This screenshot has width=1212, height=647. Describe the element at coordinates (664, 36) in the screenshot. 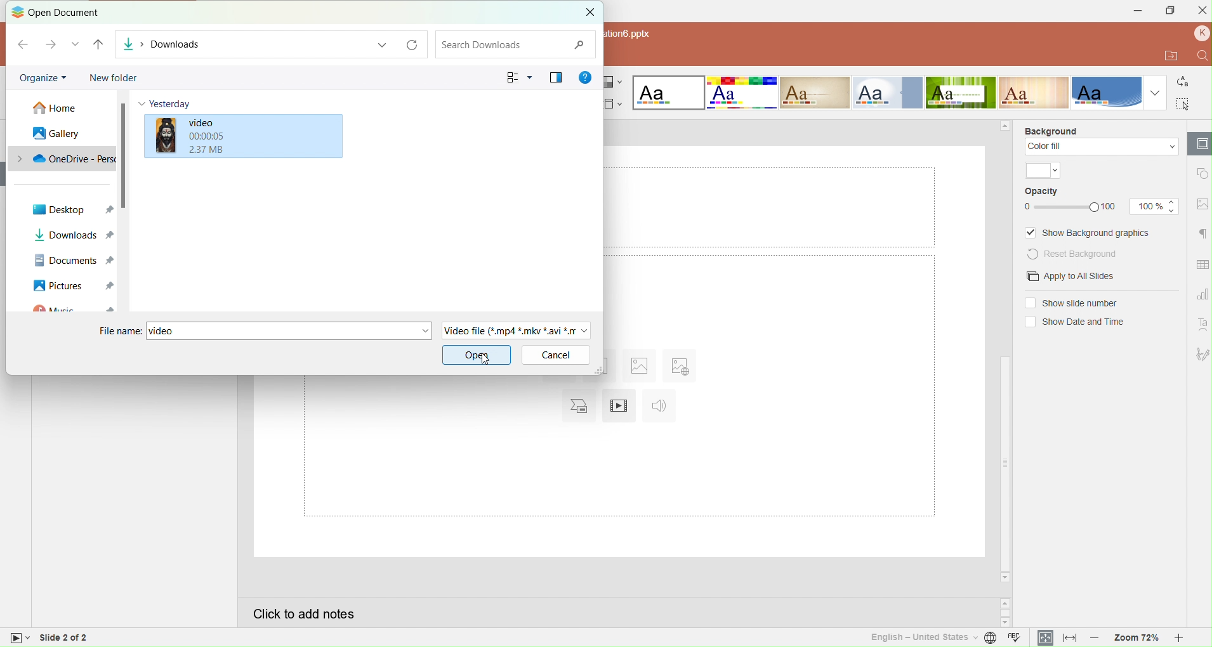

I see `text` at that location.